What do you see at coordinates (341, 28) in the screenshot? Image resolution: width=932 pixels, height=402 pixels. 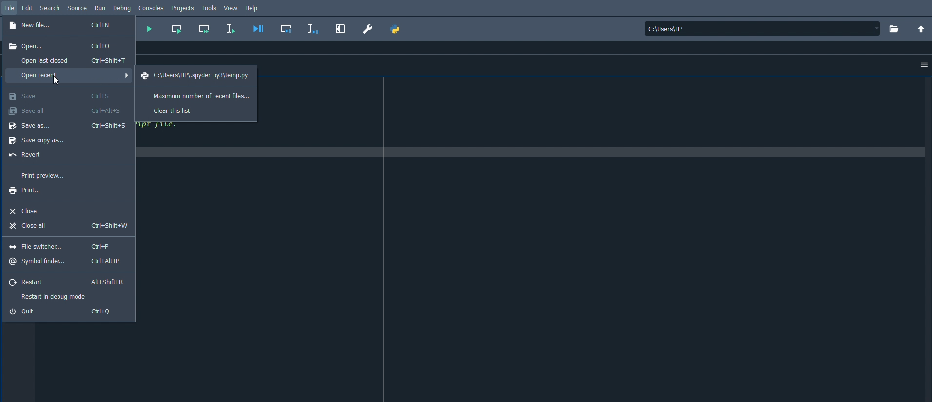 I see `Maximize current pane` at bounding box center [341, 28].